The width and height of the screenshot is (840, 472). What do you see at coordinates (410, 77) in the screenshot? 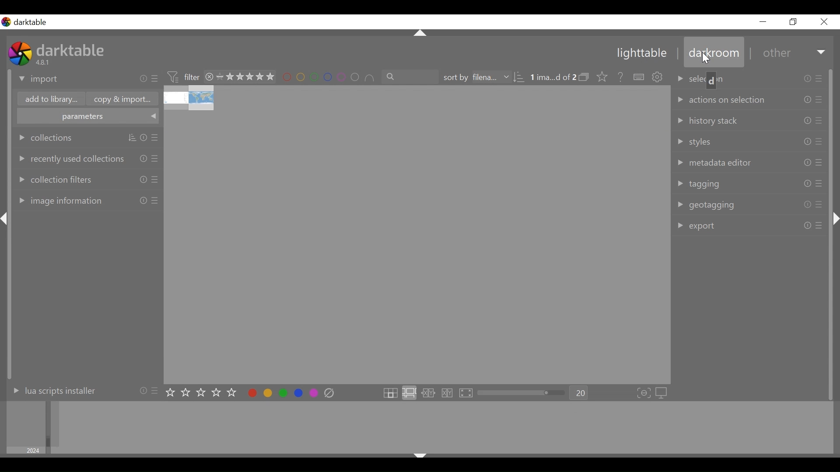
I see `filter by text` at bounding box center [410, 77].